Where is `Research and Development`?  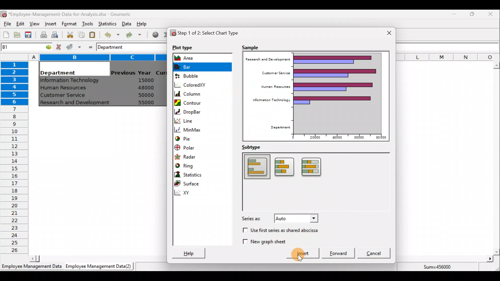
Research and Development is located at coordinates (268, 61).